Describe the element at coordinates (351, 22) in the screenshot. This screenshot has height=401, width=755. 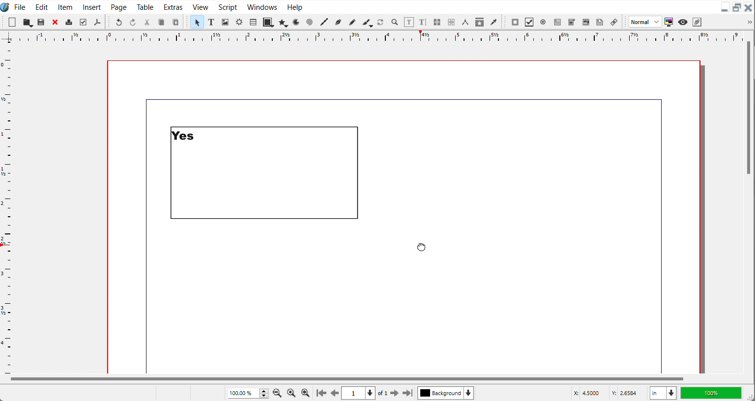
I see `Freehand line` at that location.